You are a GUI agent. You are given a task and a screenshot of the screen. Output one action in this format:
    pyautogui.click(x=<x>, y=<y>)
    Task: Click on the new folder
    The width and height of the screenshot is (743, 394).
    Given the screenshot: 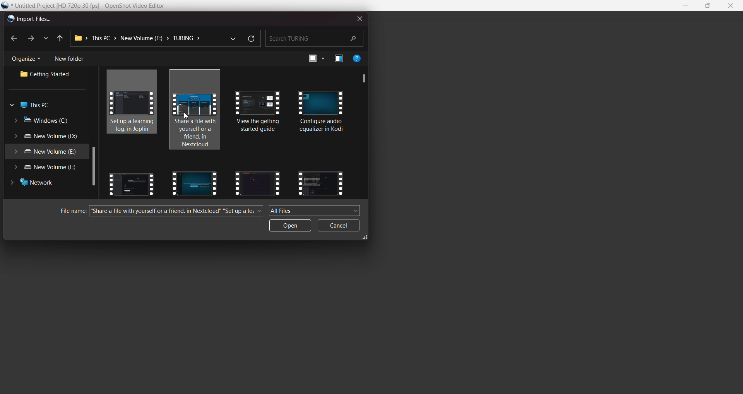 What is the action you would take?
    pyautogui.click(x=69, y=59)
    